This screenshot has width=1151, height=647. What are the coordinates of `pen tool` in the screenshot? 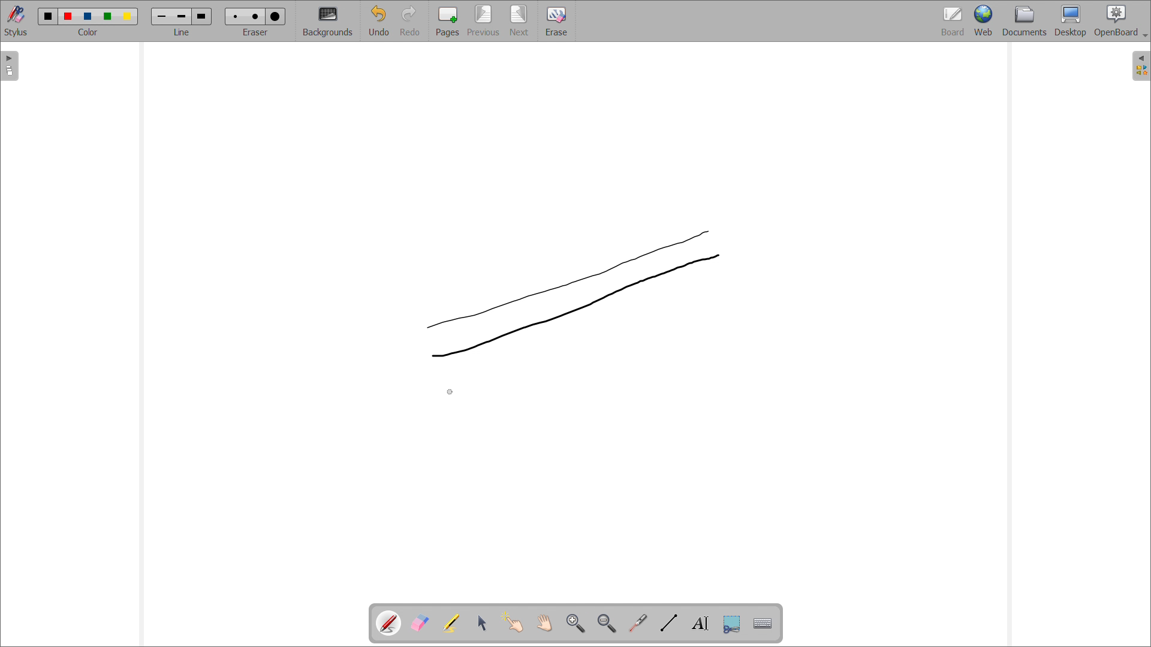 It's located at (390, 623).